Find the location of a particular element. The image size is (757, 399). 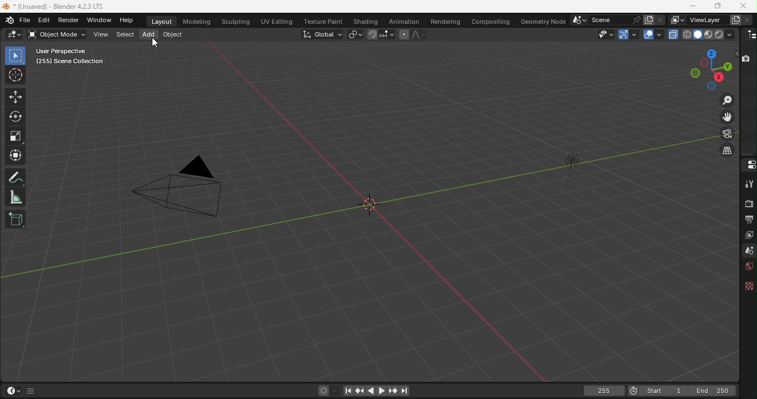

Toggle: Enable view navigation within the camera view is located at coordinates (727, 151).